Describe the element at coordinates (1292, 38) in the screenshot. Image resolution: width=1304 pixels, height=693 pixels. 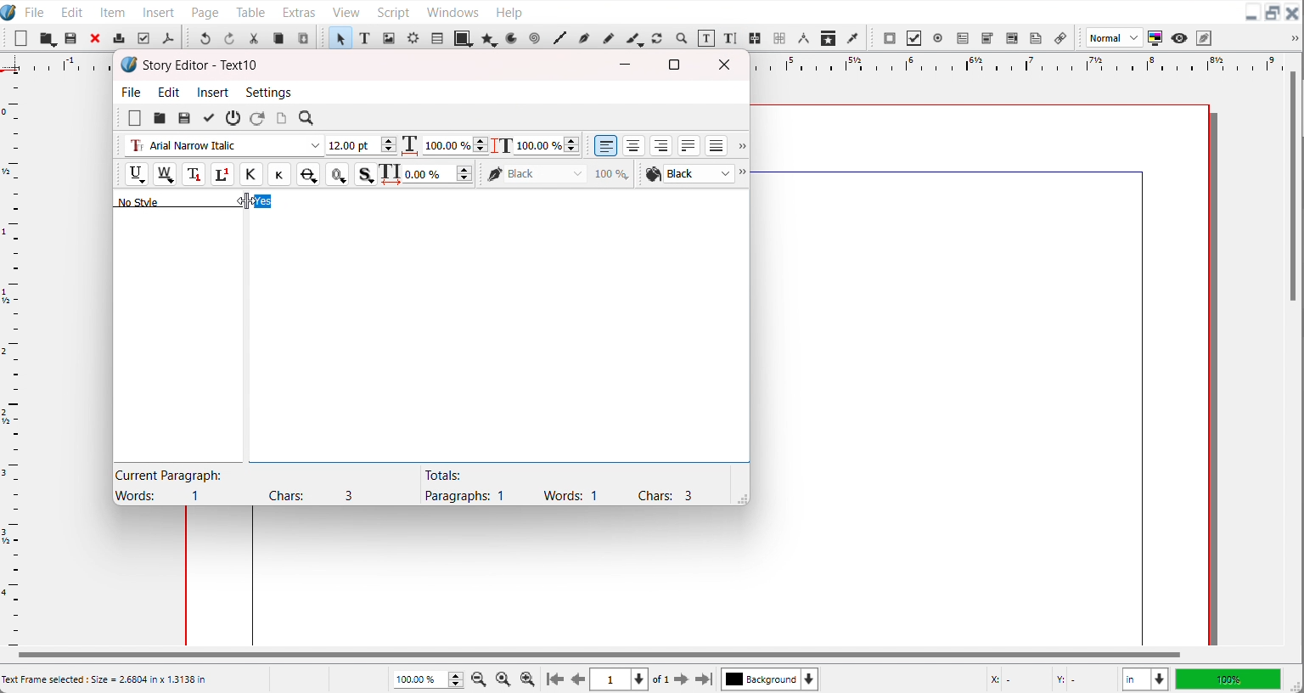
I see `Drop down box` at that location.